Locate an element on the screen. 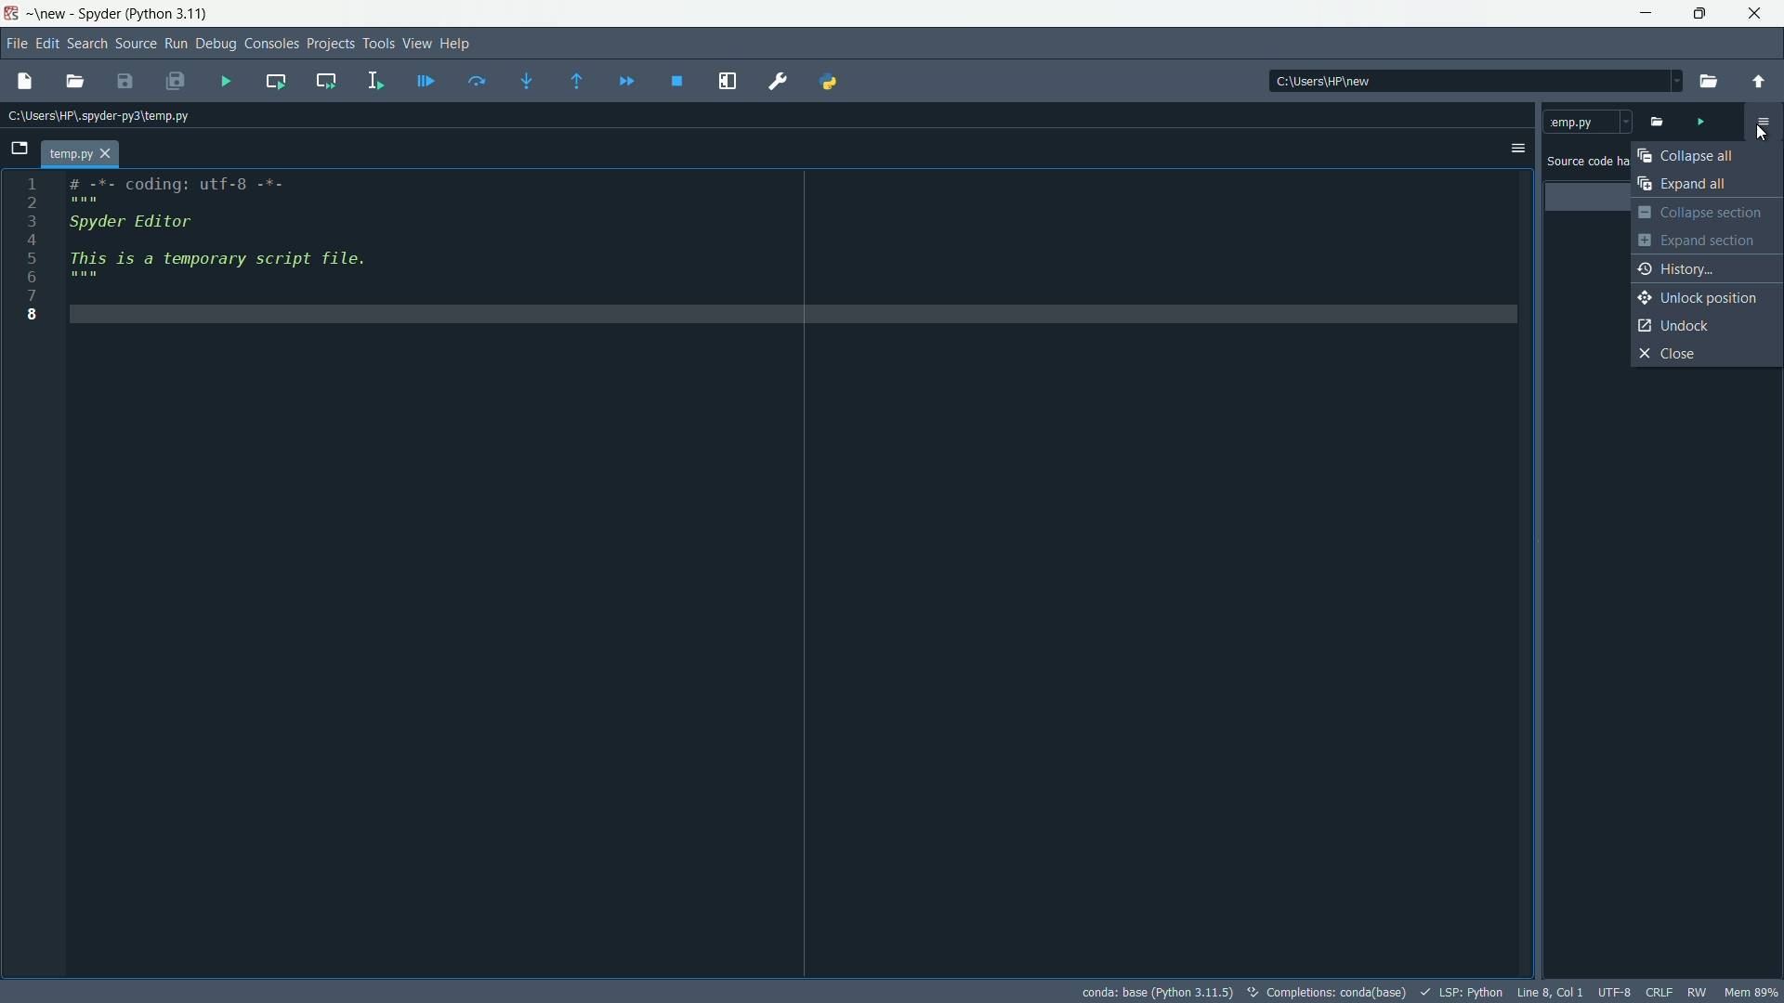 The width and height of the screenshot is (1784, 1003). Source code has not been rated yet. is located at coordinates (1586, 162).